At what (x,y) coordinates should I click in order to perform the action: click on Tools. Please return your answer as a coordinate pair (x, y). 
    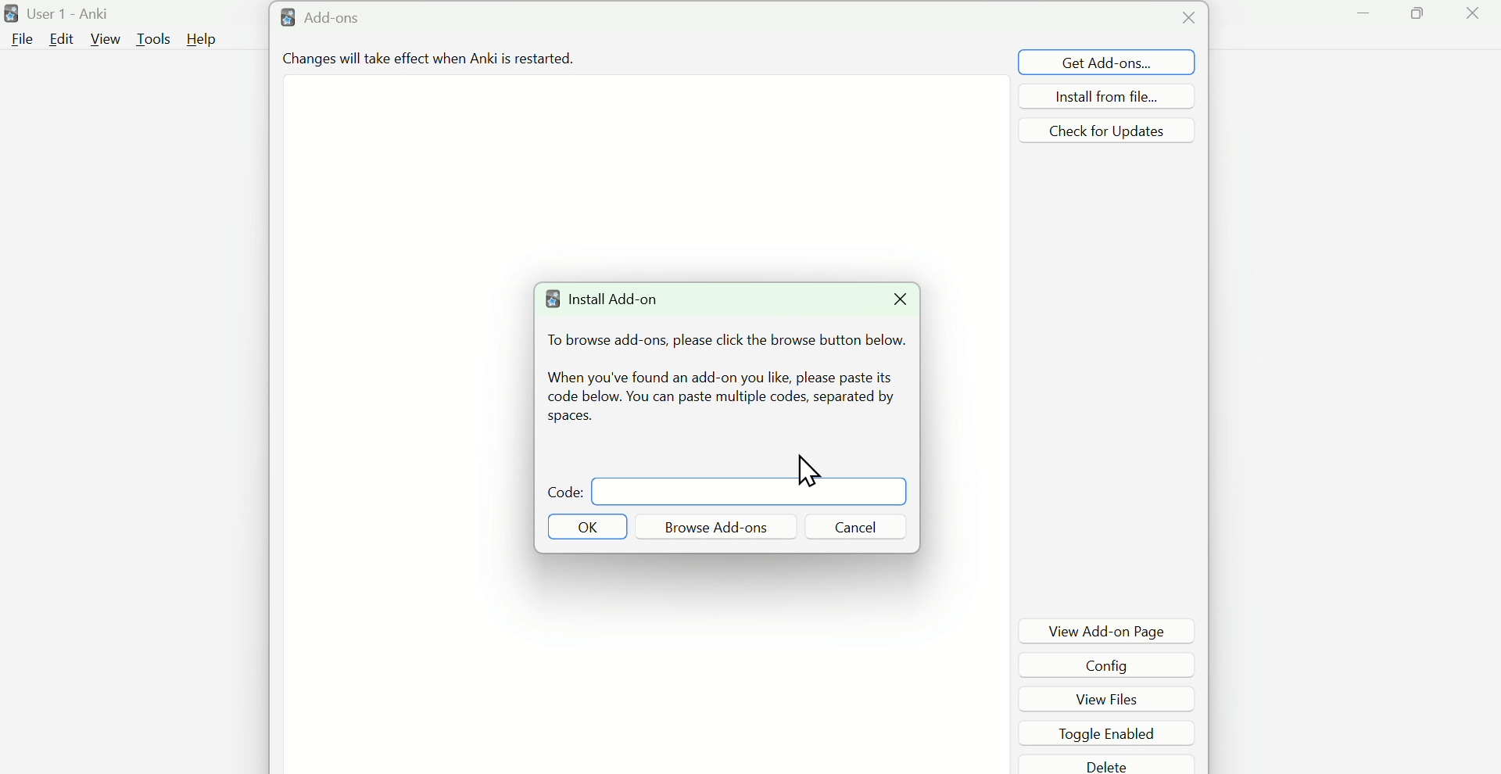
    Looking at the image, I should click on (155, 38).